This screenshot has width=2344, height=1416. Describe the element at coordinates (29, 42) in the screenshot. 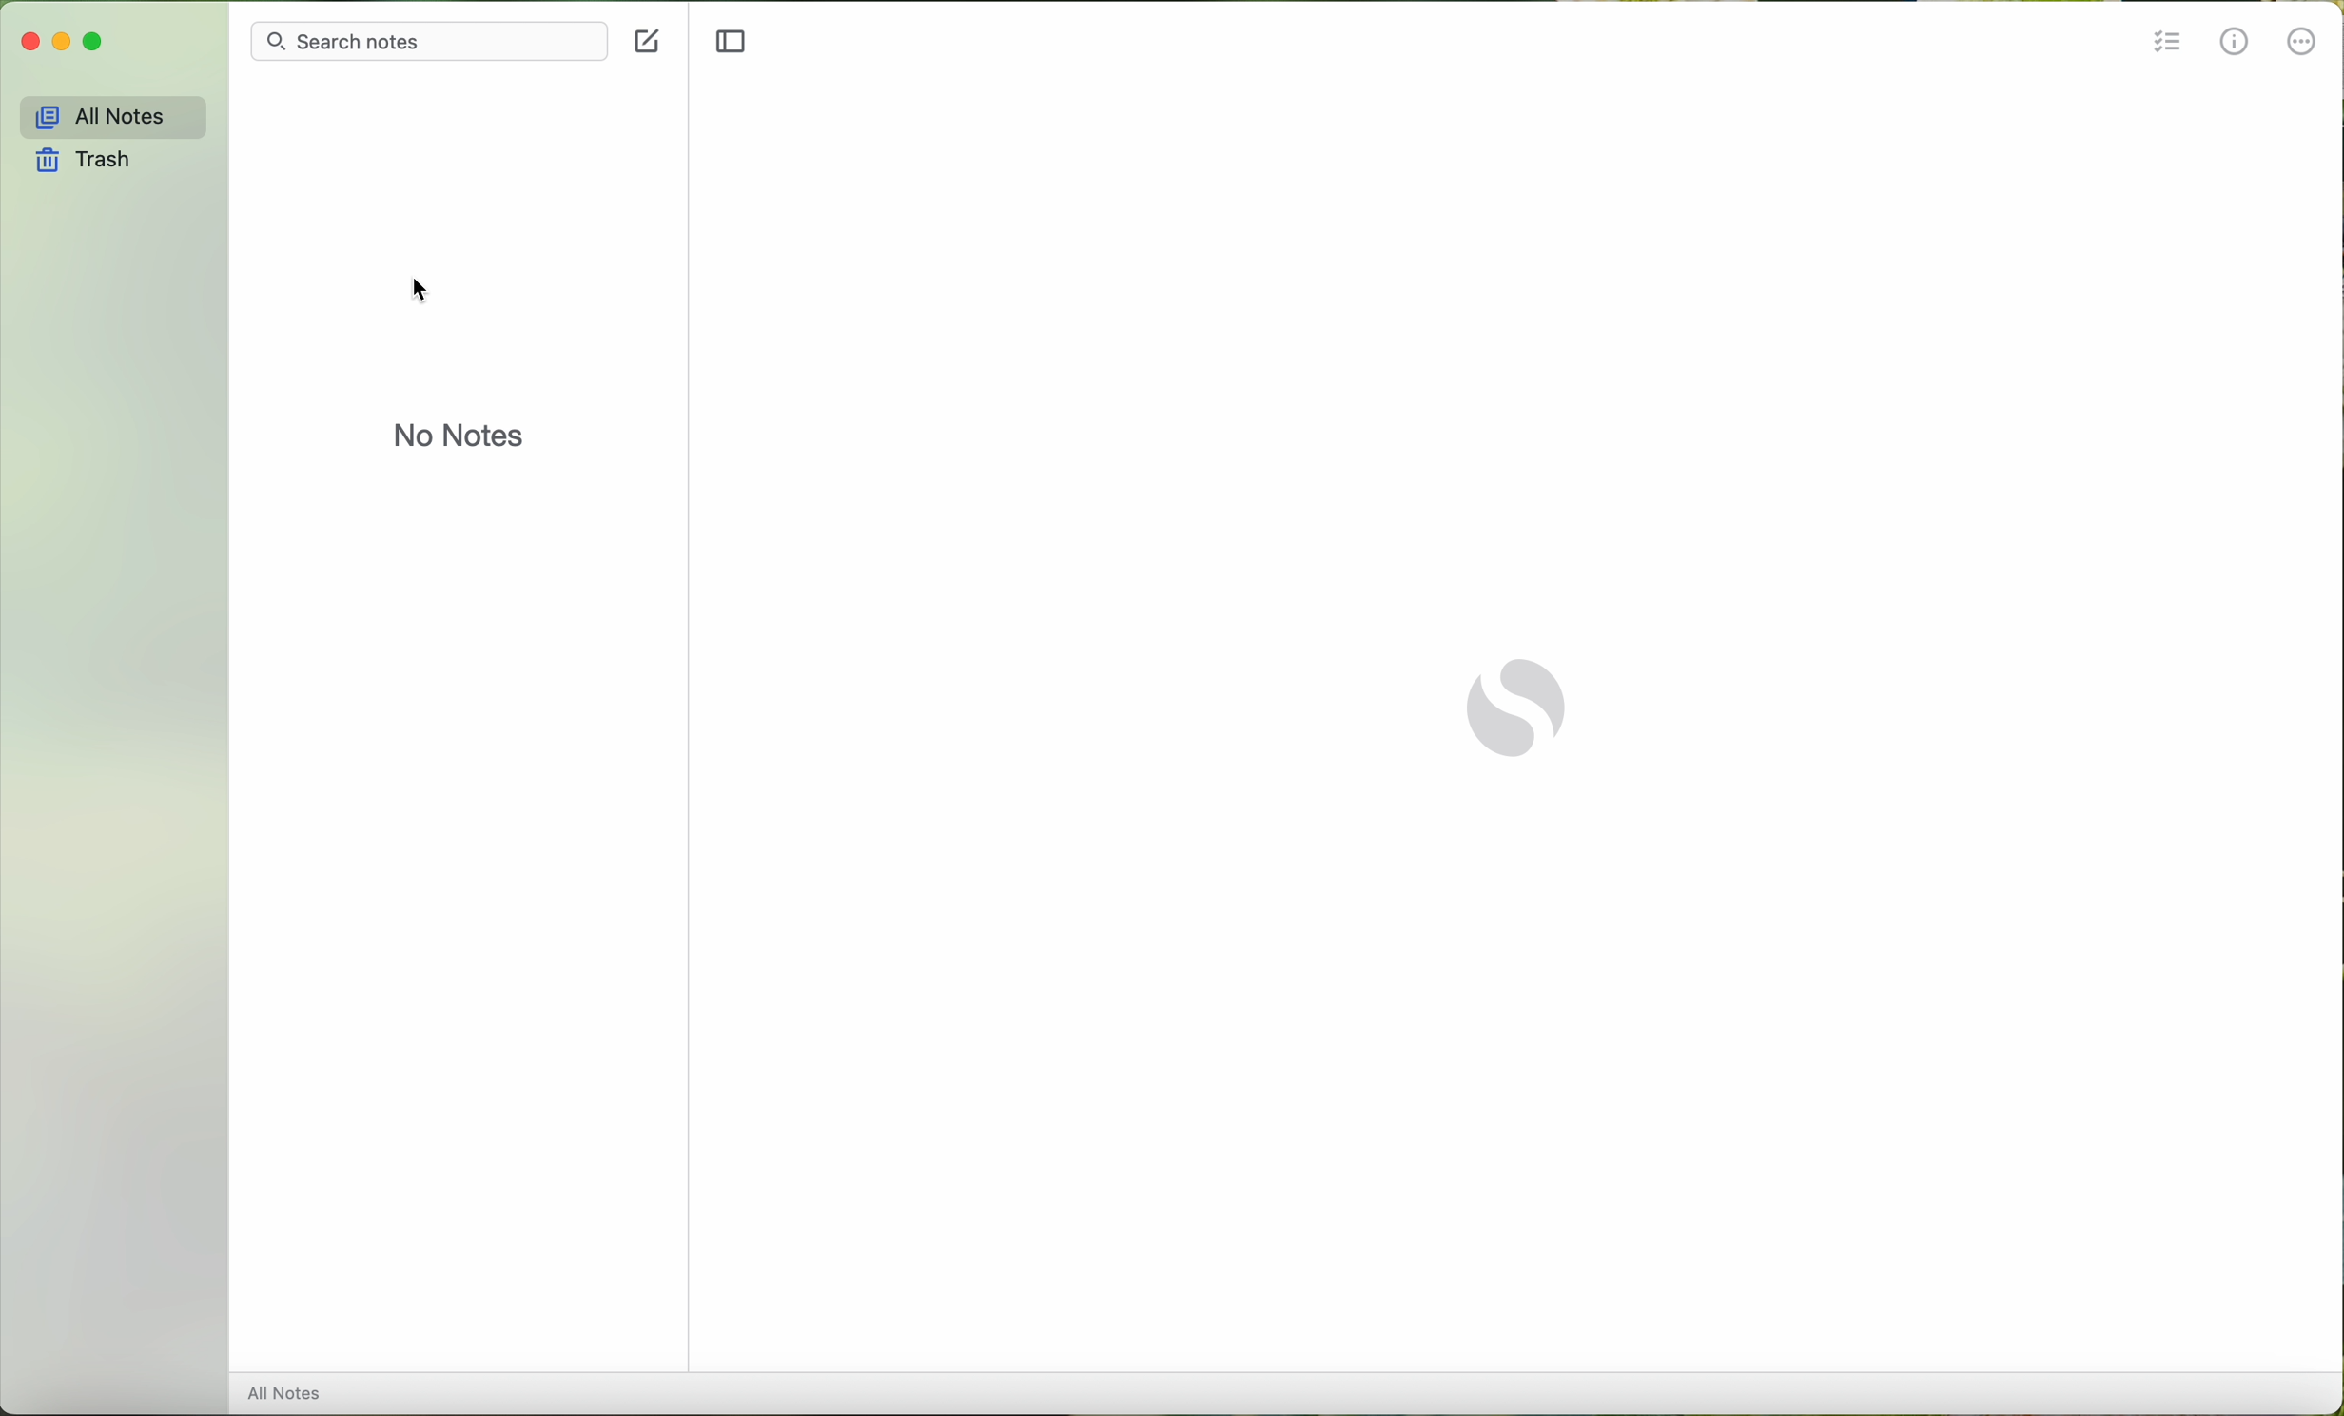

I see `close Simplenote` at that location.